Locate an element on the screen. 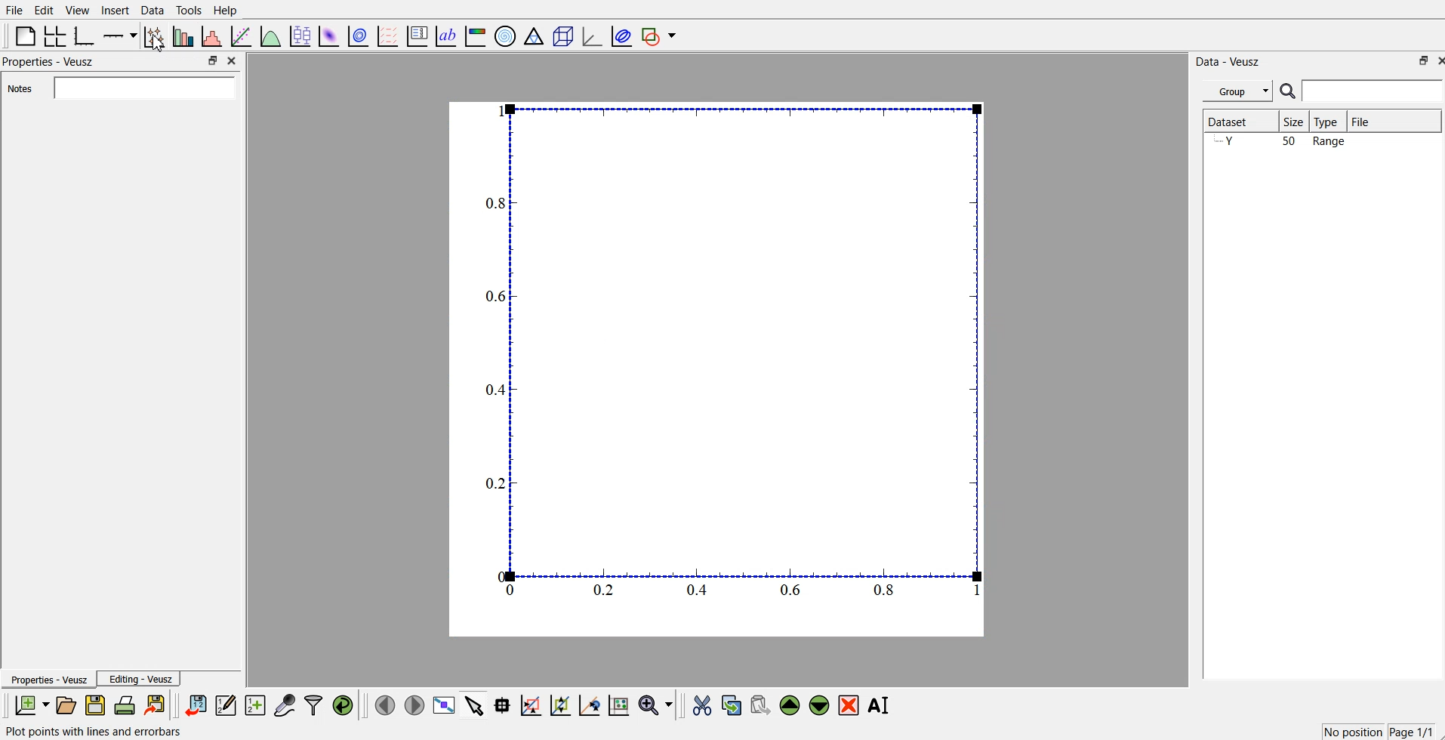  Properties - Veusz is located at coordinates (50, 680).